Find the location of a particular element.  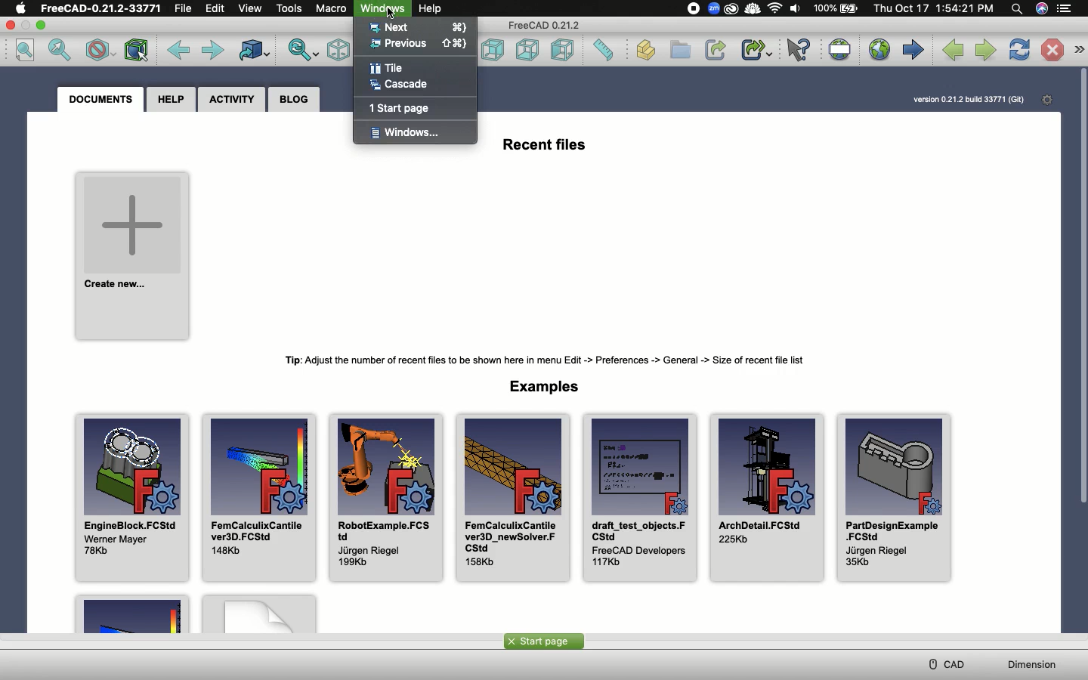

FemCalculixCantilever3D_newSolver.FCStd is located at coordinates (514, 498).